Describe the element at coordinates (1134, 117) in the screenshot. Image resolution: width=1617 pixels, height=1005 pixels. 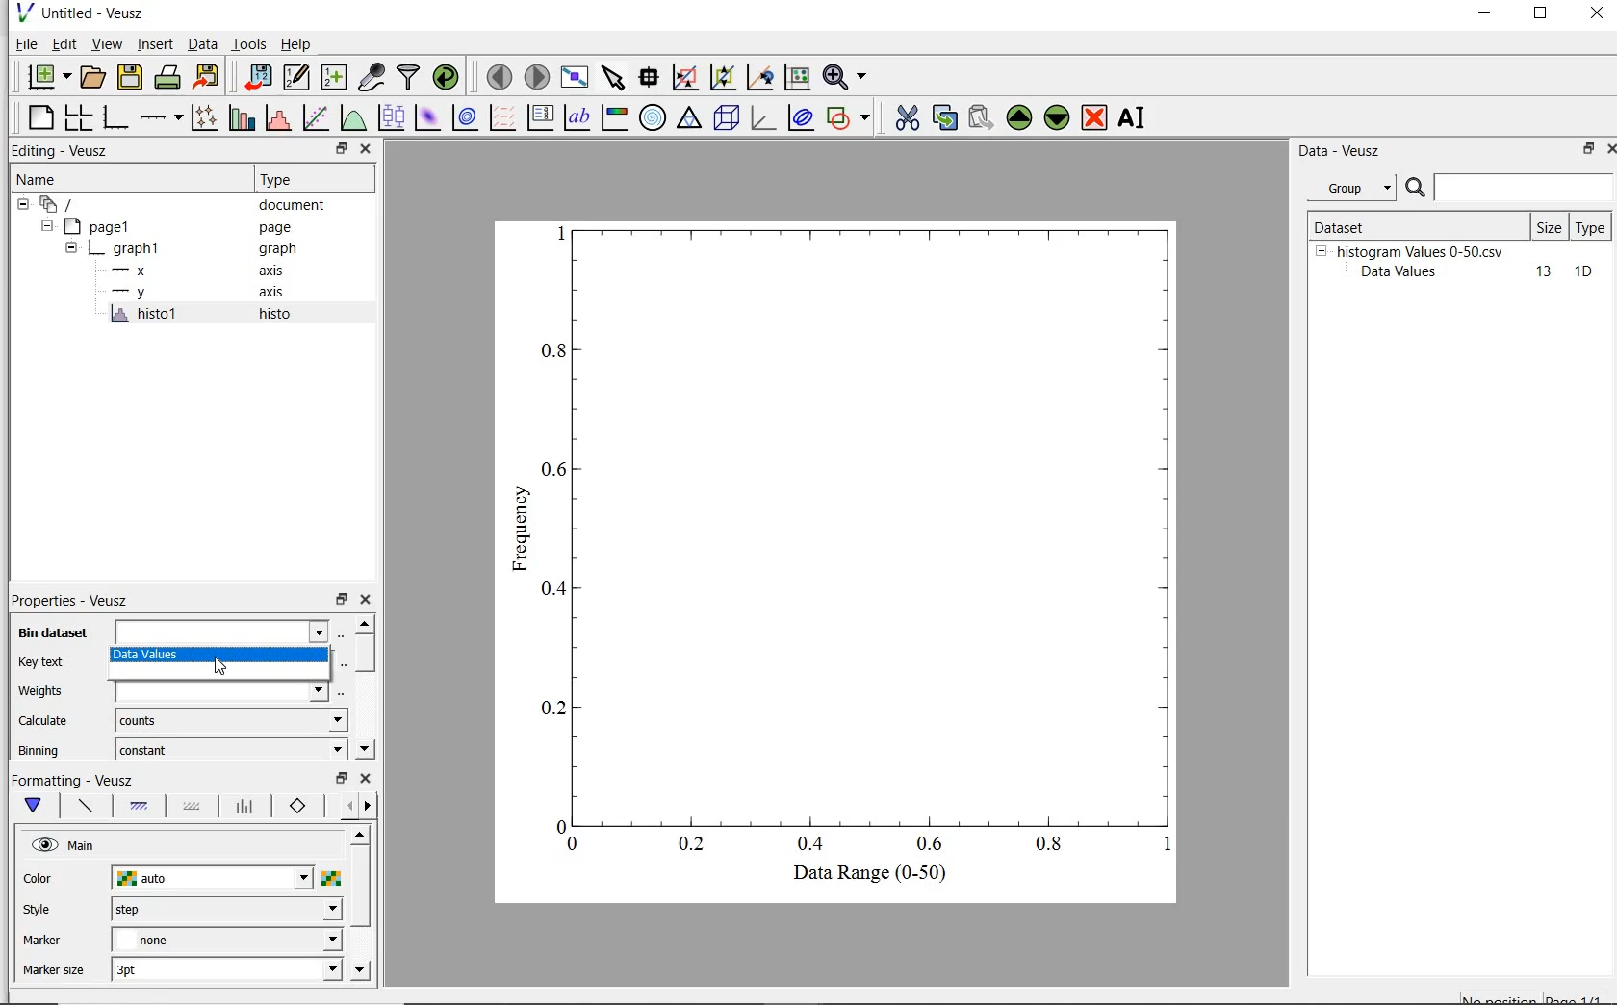
I see `rename the selected widget` at that location.